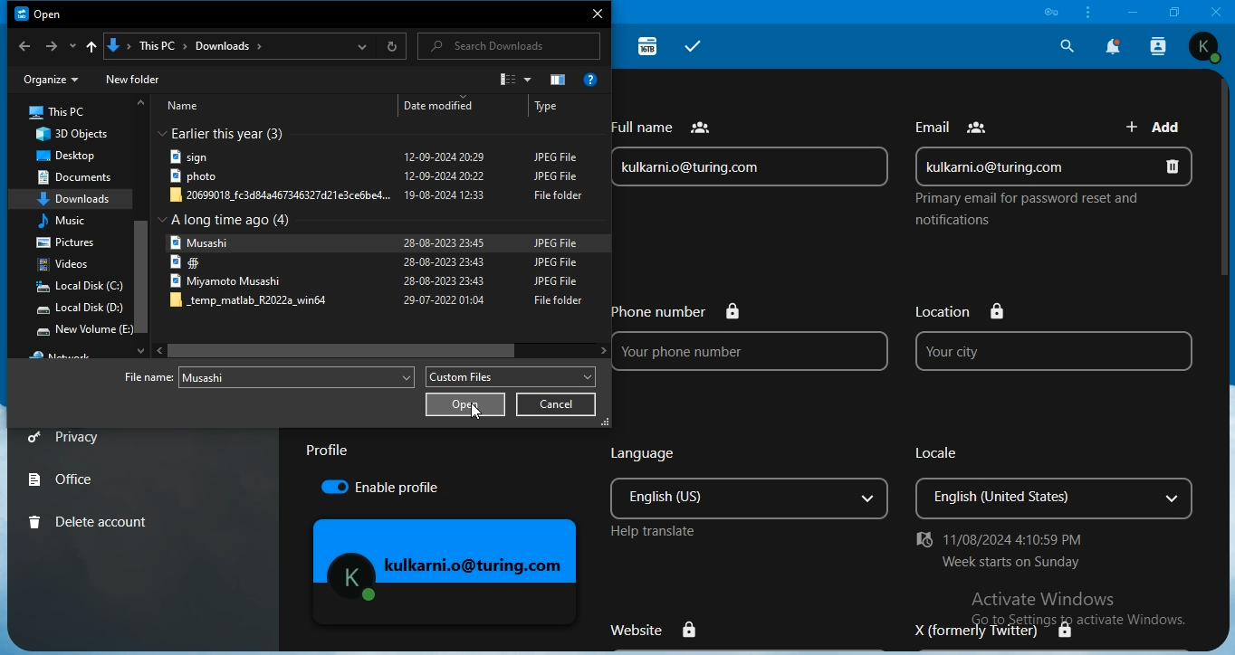 The width and height of the screenshot is (1235, 655). I want to click on Filename, so click(147, 376).